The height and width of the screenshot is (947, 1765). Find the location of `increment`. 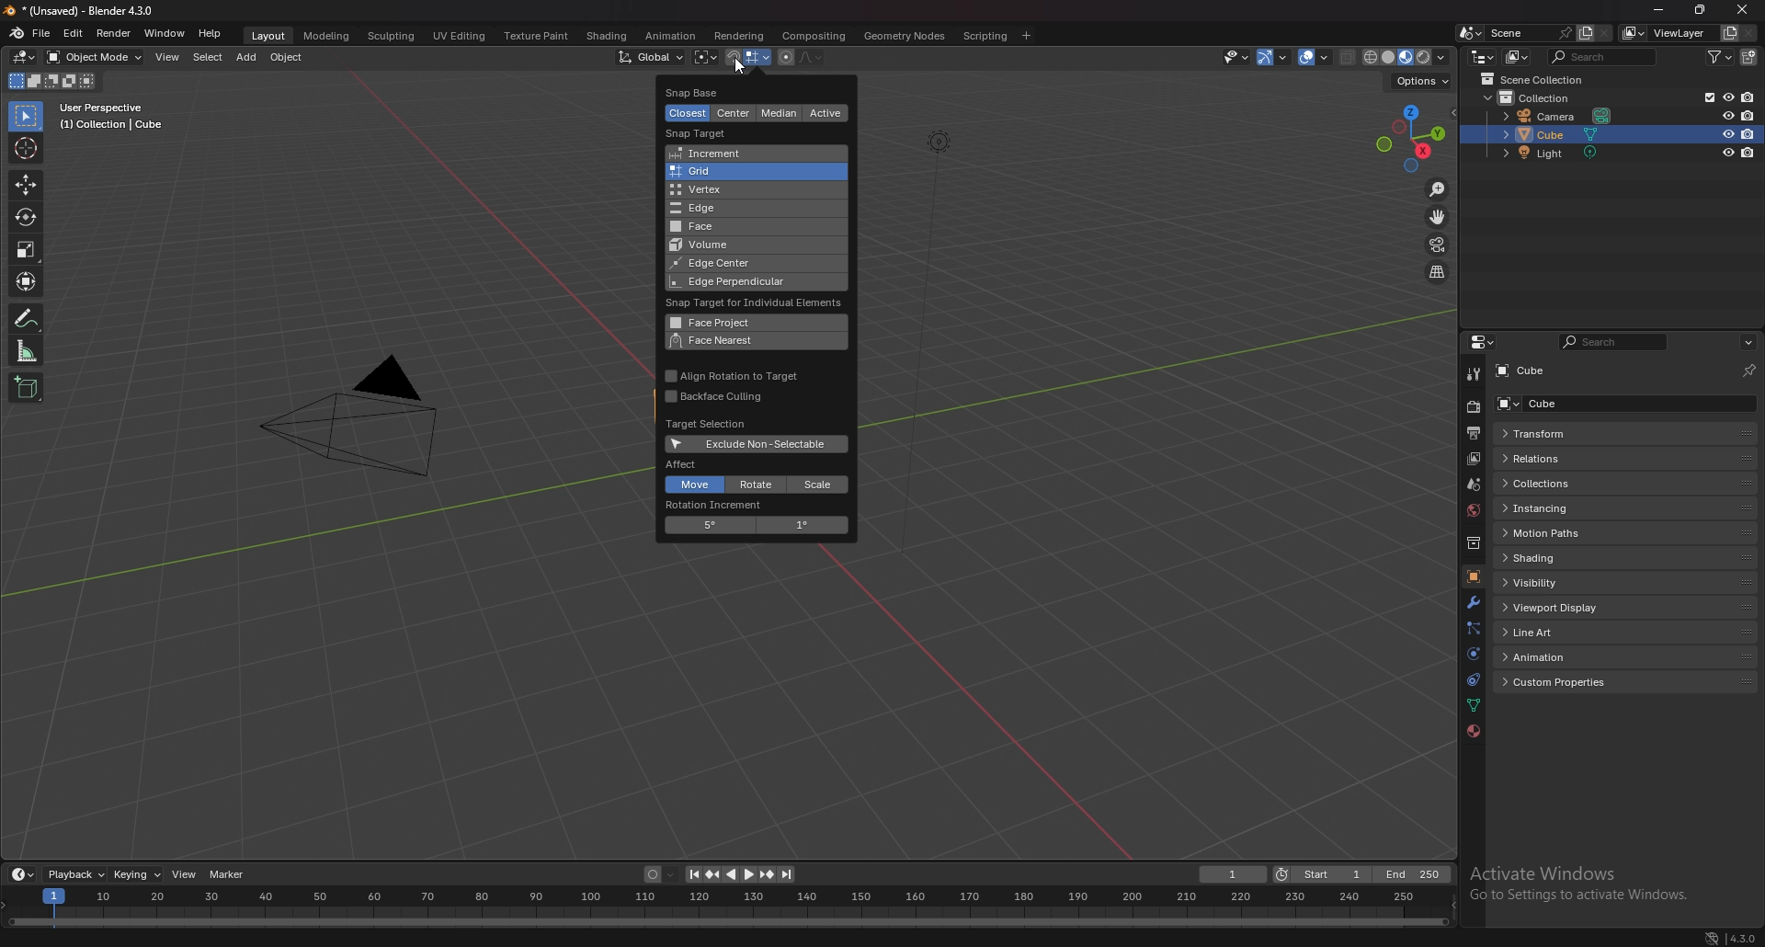

increment is located at coordinates (745, 154).